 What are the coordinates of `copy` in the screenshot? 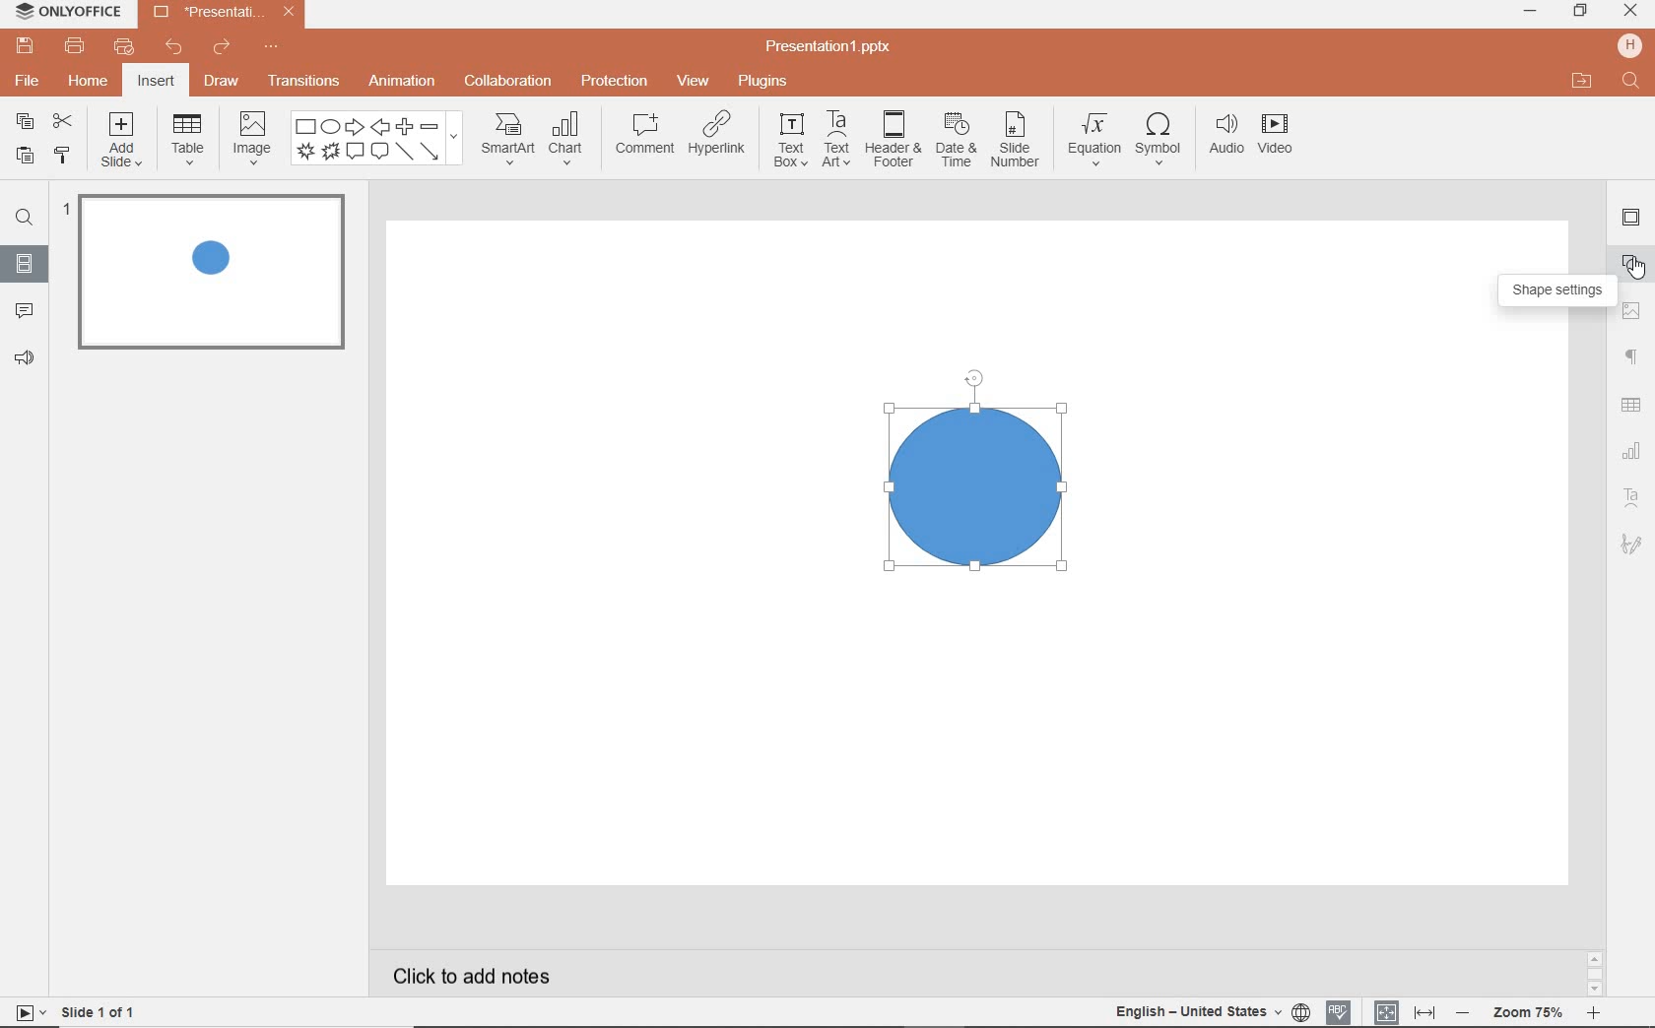 It's located at (28, 123).